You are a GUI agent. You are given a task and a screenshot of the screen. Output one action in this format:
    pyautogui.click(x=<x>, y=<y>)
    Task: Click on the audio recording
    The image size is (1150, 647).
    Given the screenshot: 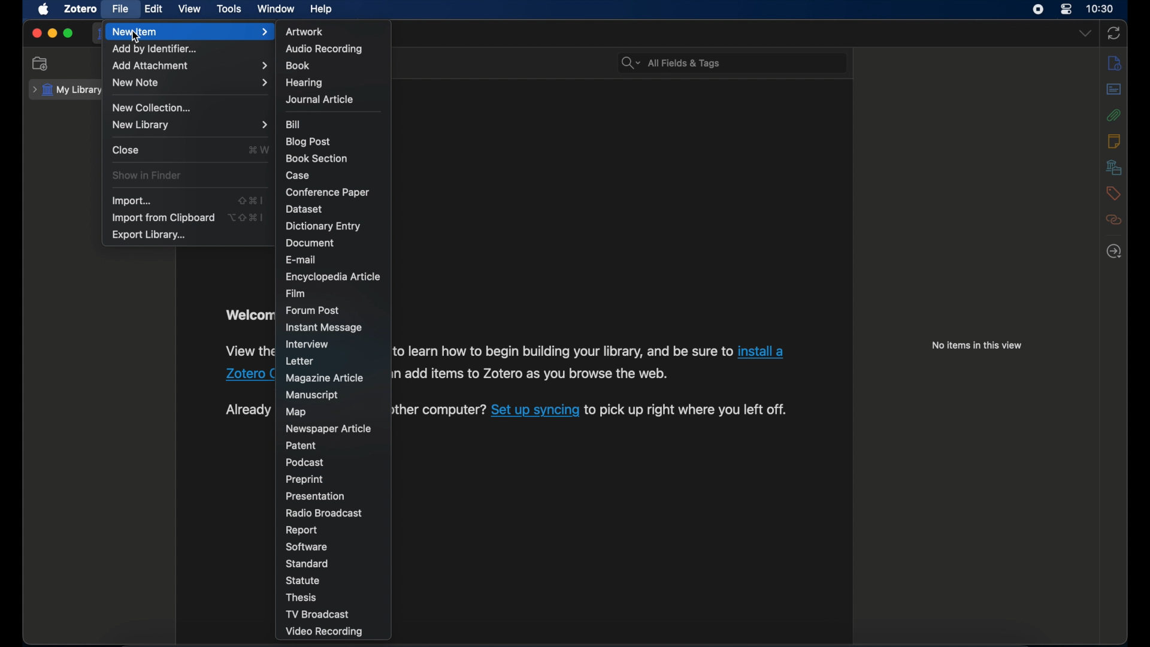 What is the action you would take?
    pyautogui.click(x=323, y=49)
    